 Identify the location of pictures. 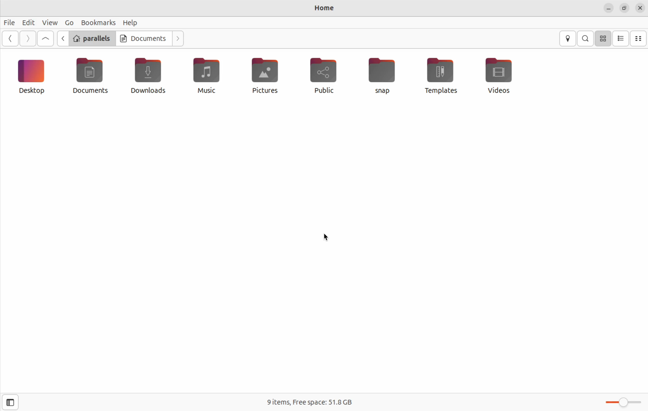
(264, 78).